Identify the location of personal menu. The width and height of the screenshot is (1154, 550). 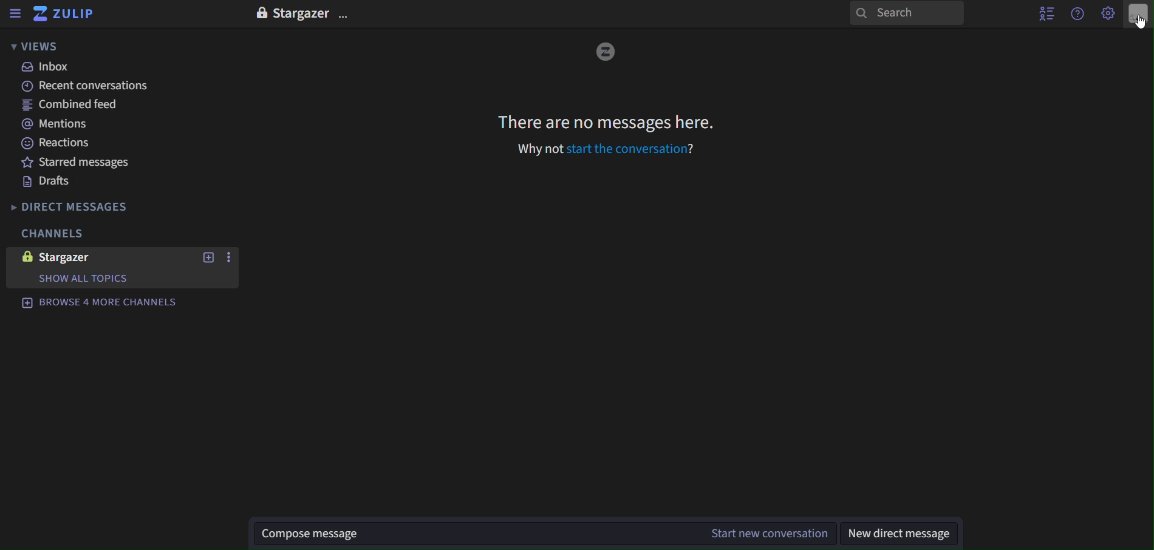
(1137, 16).